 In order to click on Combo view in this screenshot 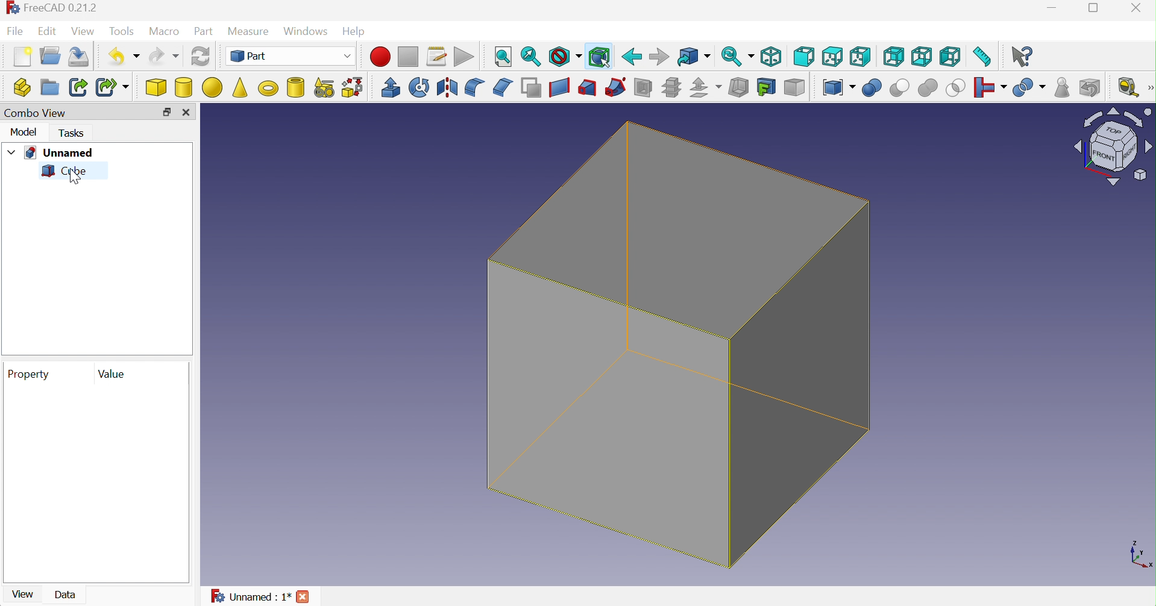, I will do `click(33, 112)`.